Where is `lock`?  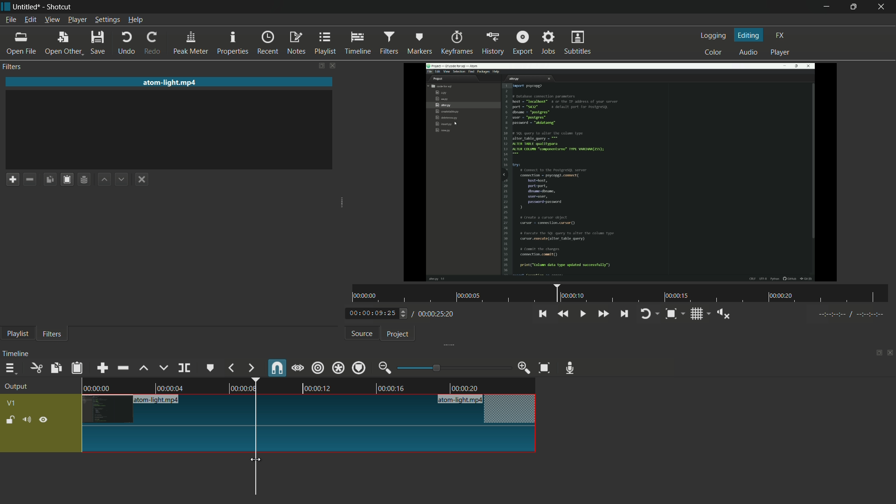
lock is located at coordinates (10, 420).